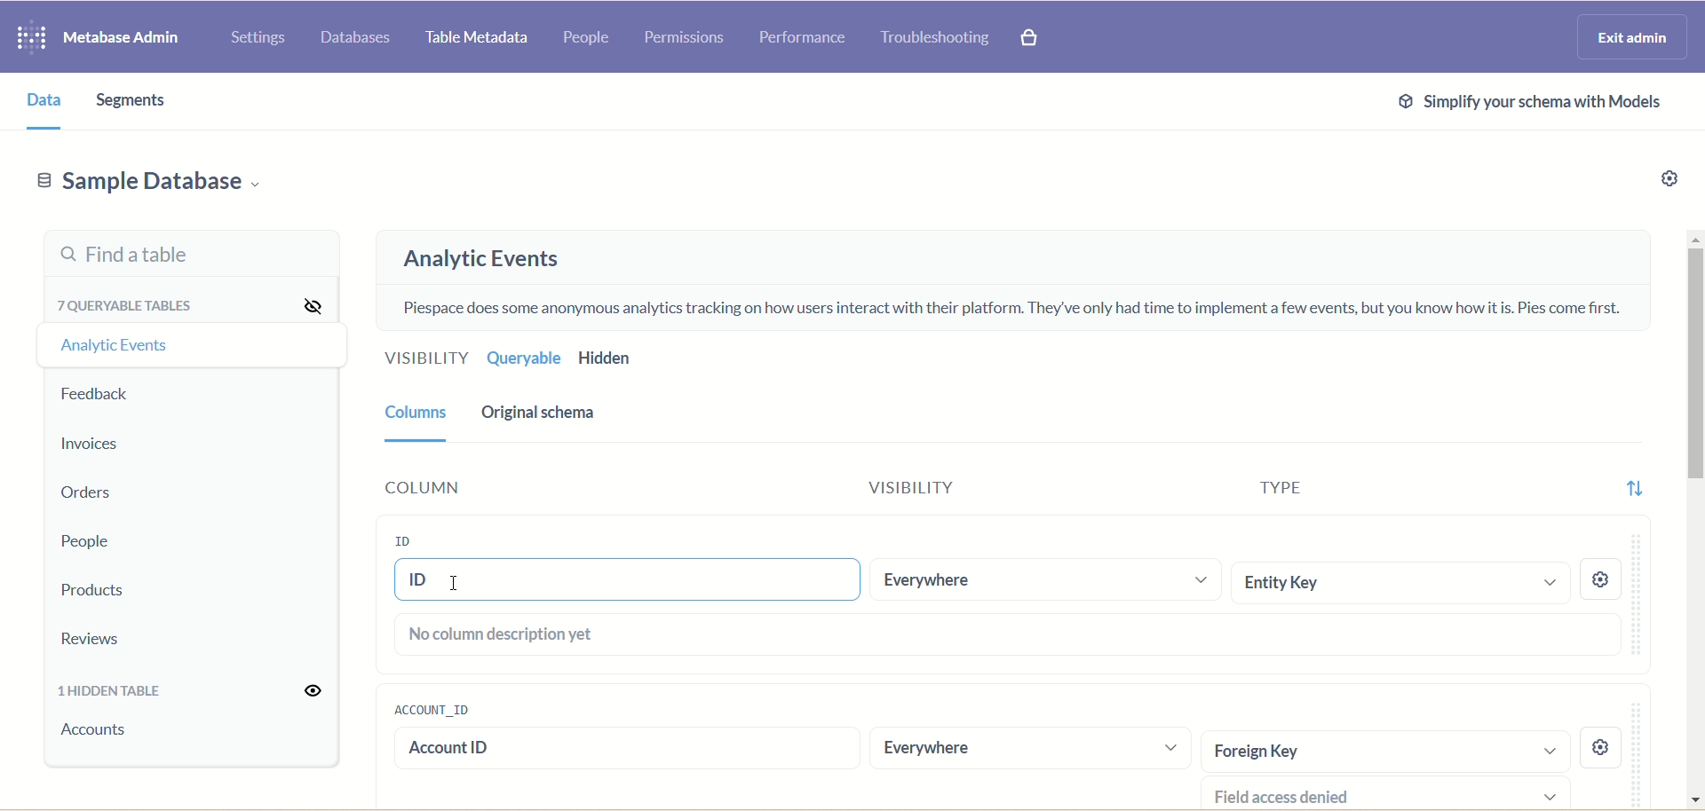 The height and width of the screenshot is (811, 1705). What do you see at coordinates (625, 580) in the screenshot?
I see `ID` at bounding box center [625, 580].